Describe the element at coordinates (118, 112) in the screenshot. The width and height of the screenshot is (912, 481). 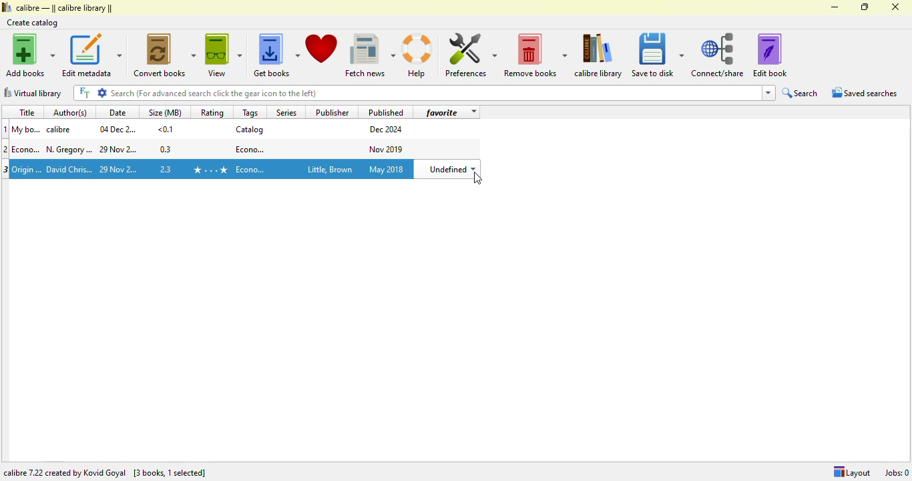
I see `date` at that location.